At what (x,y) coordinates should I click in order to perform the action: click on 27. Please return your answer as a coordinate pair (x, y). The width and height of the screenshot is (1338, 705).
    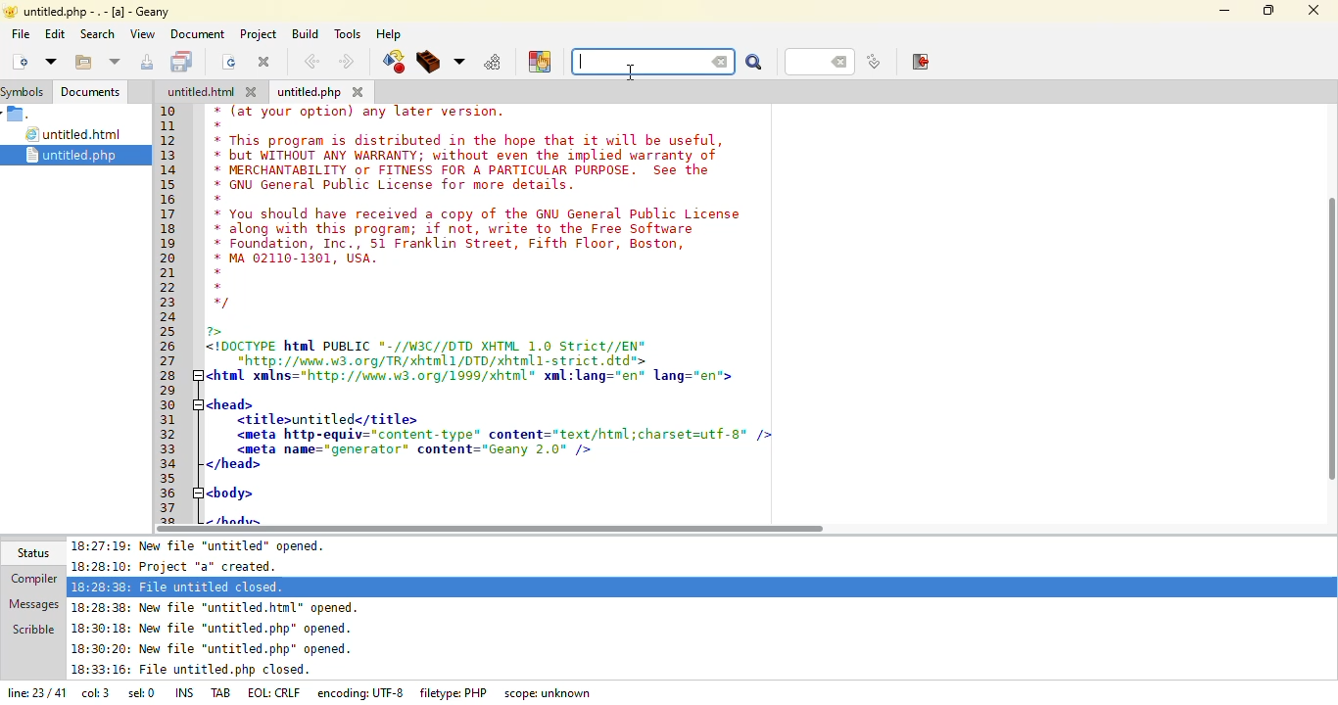
    Looking at the image, I should click on (170, 360).